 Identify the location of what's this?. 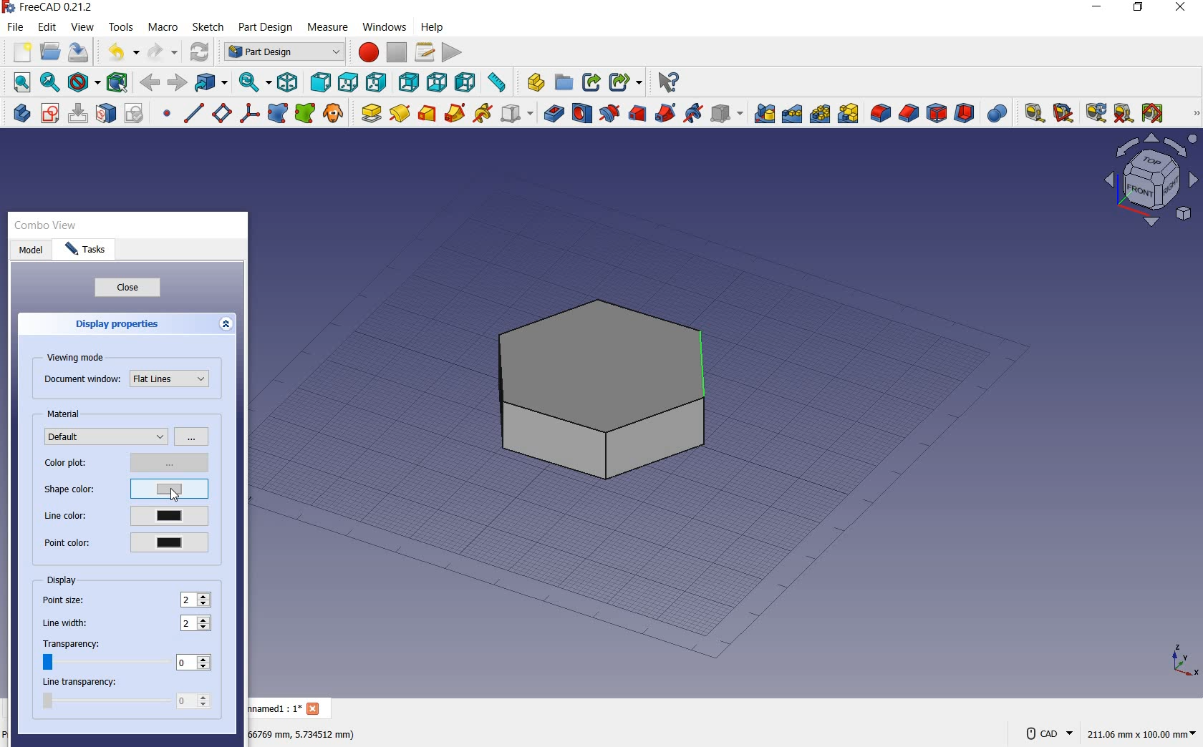
(667, 83).